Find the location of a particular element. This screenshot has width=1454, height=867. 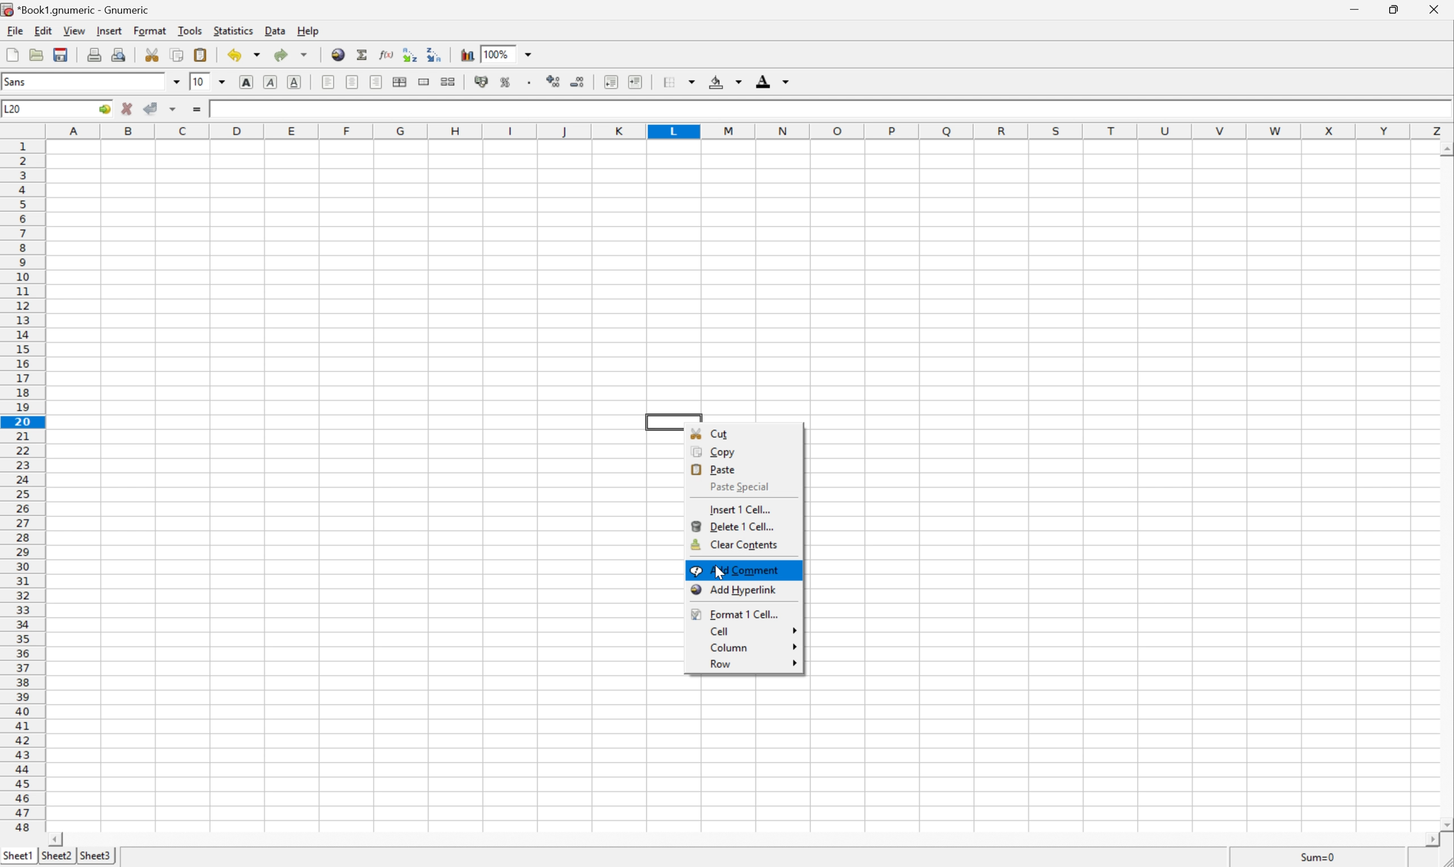

Print current file is located at coordinates (95, 54).